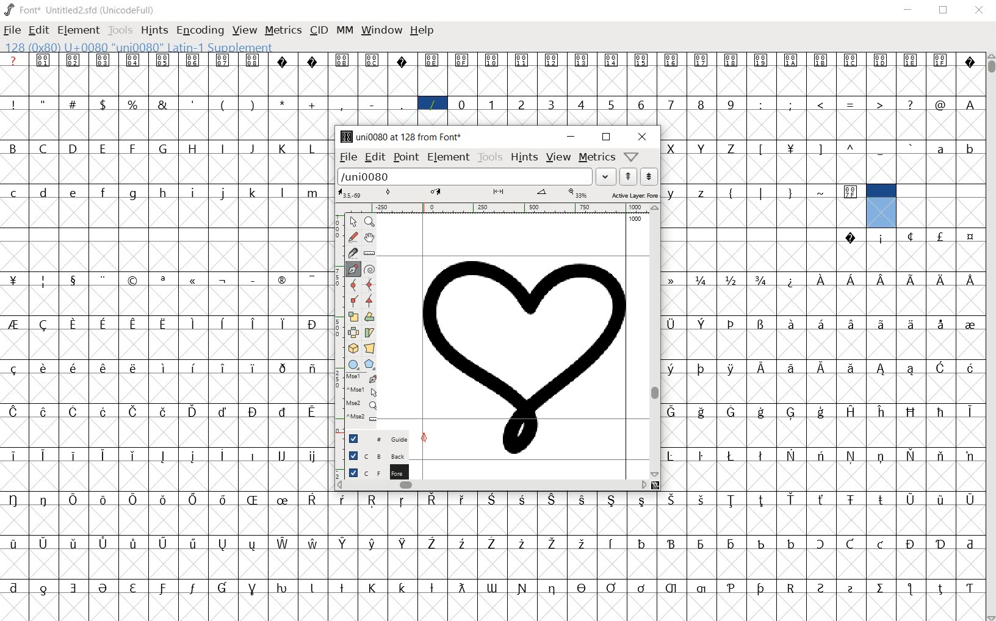  Describe the element at coordinates (819, 150) in the screenshot. I see `glyph` at that location.